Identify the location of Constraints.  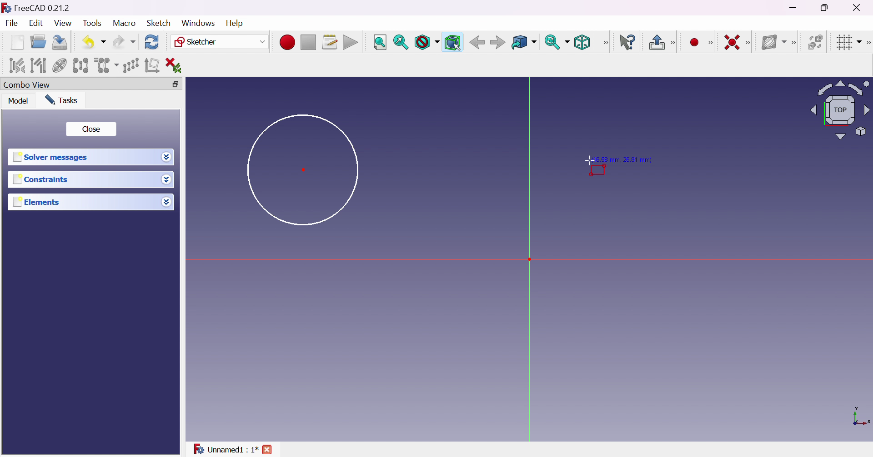
(41, 180).